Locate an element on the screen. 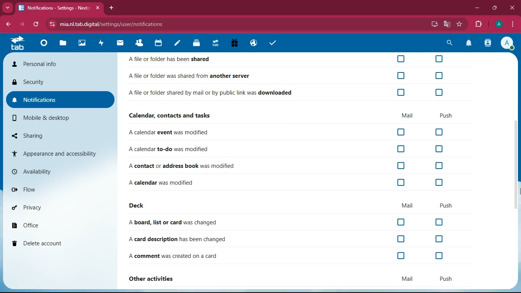 The width and height of the screenshot is (521, 293). files is located at coordinates (63, 45).